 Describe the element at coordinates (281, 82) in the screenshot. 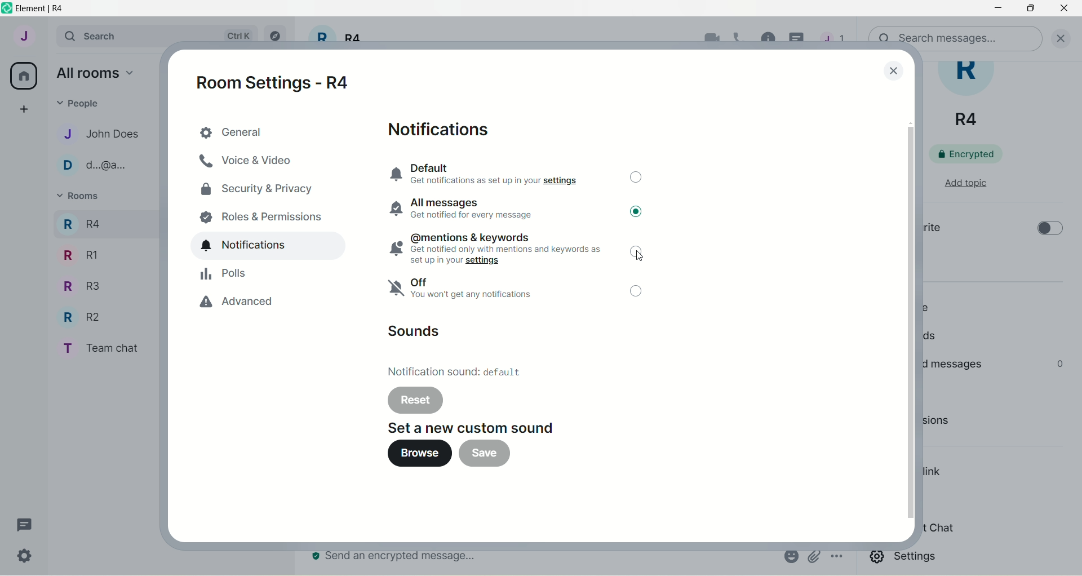

I see `Room Settings - R4` at that location.